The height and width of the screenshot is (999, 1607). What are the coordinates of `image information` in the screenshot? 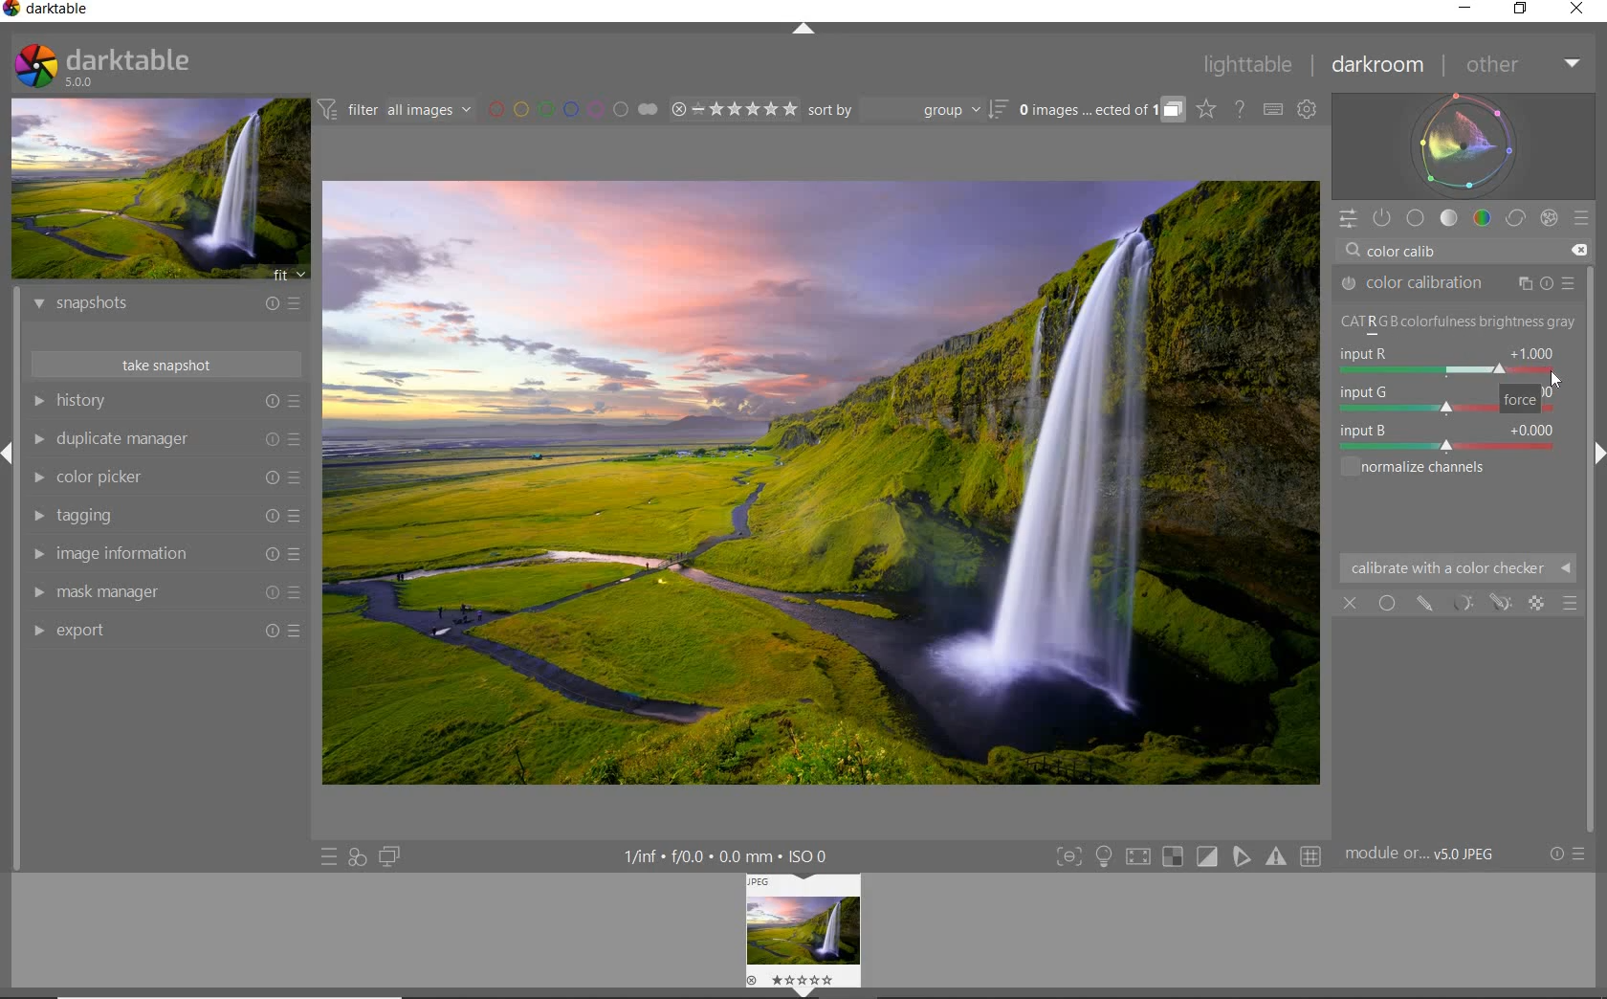 It's located at (165, 554).